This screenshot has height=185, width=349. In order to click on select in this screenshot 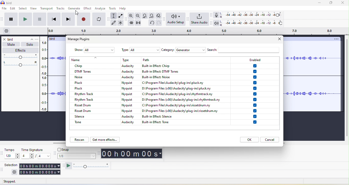, I will do `click(24, 9)`.